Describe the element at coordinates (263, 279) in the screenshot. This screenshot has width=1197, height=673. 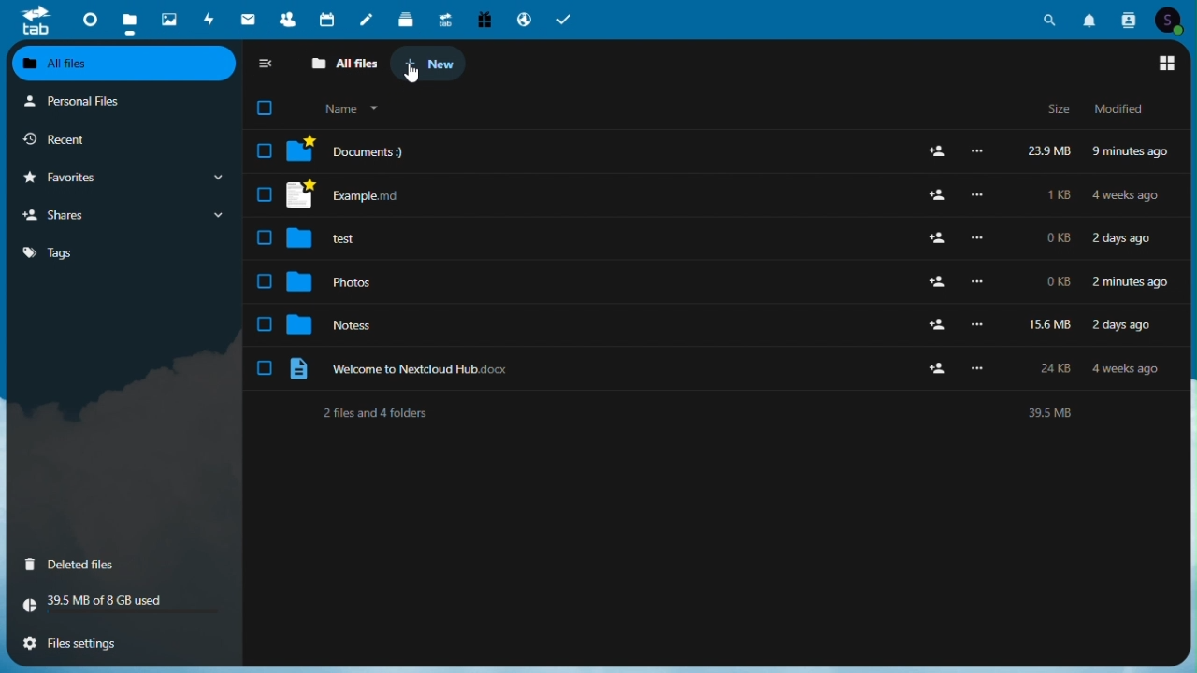
I see `select` at that location.